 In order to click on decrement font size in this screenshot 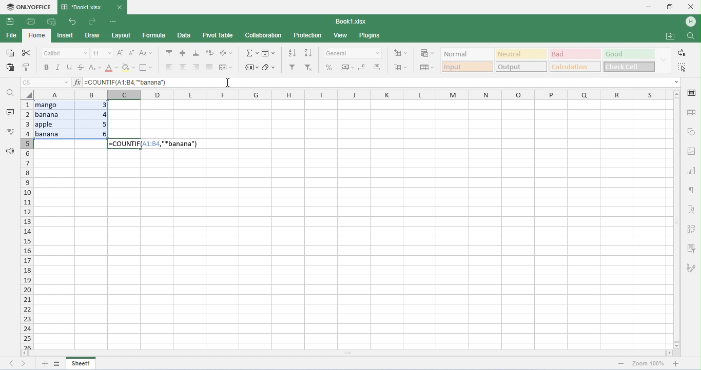, I will do `click(131, 53)`.